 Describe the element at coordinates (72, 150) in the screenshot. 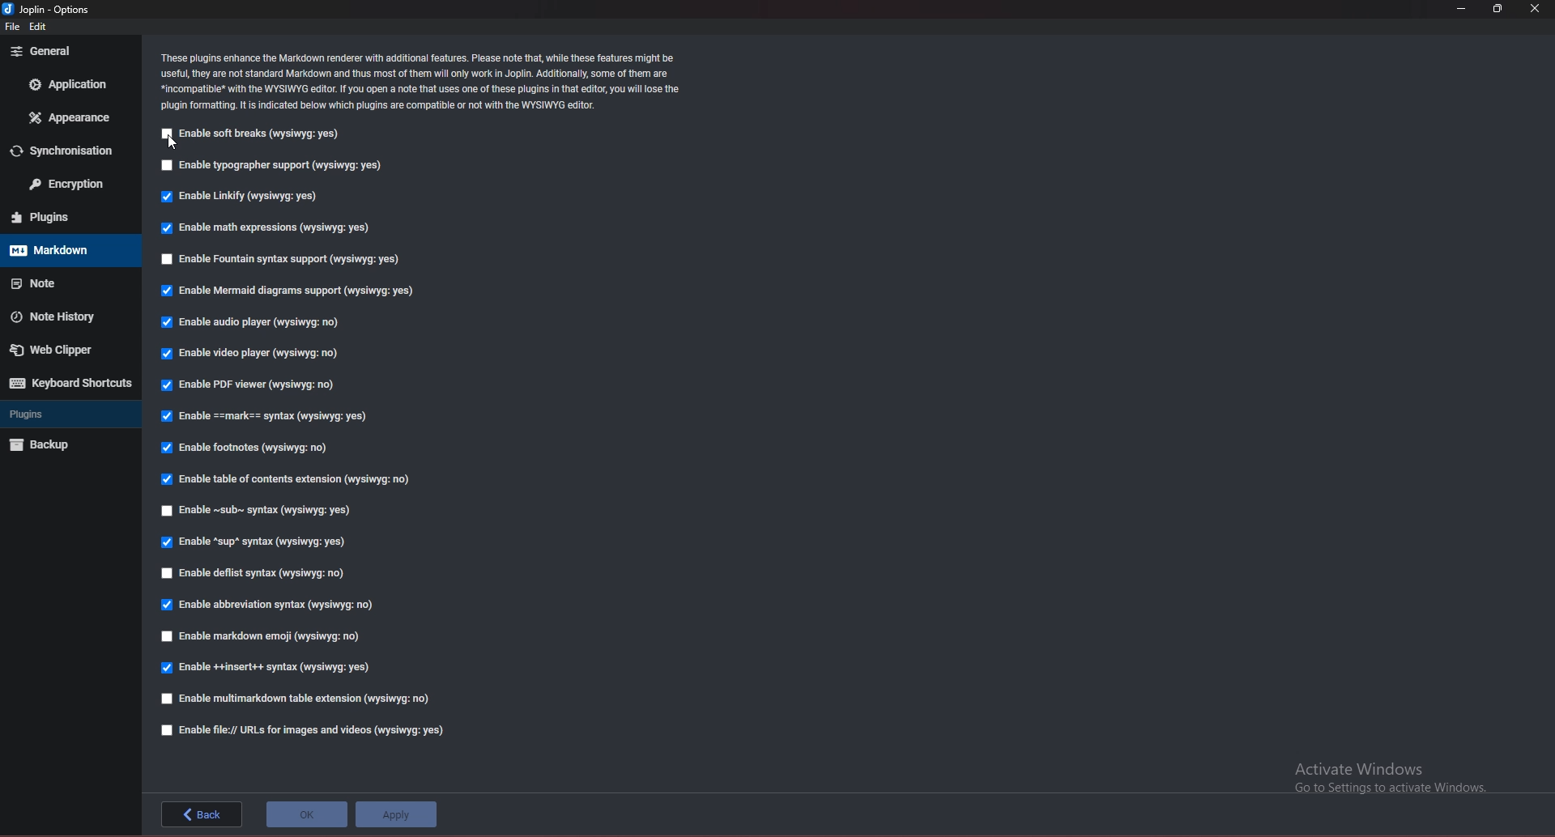

I see `sync` at that location.